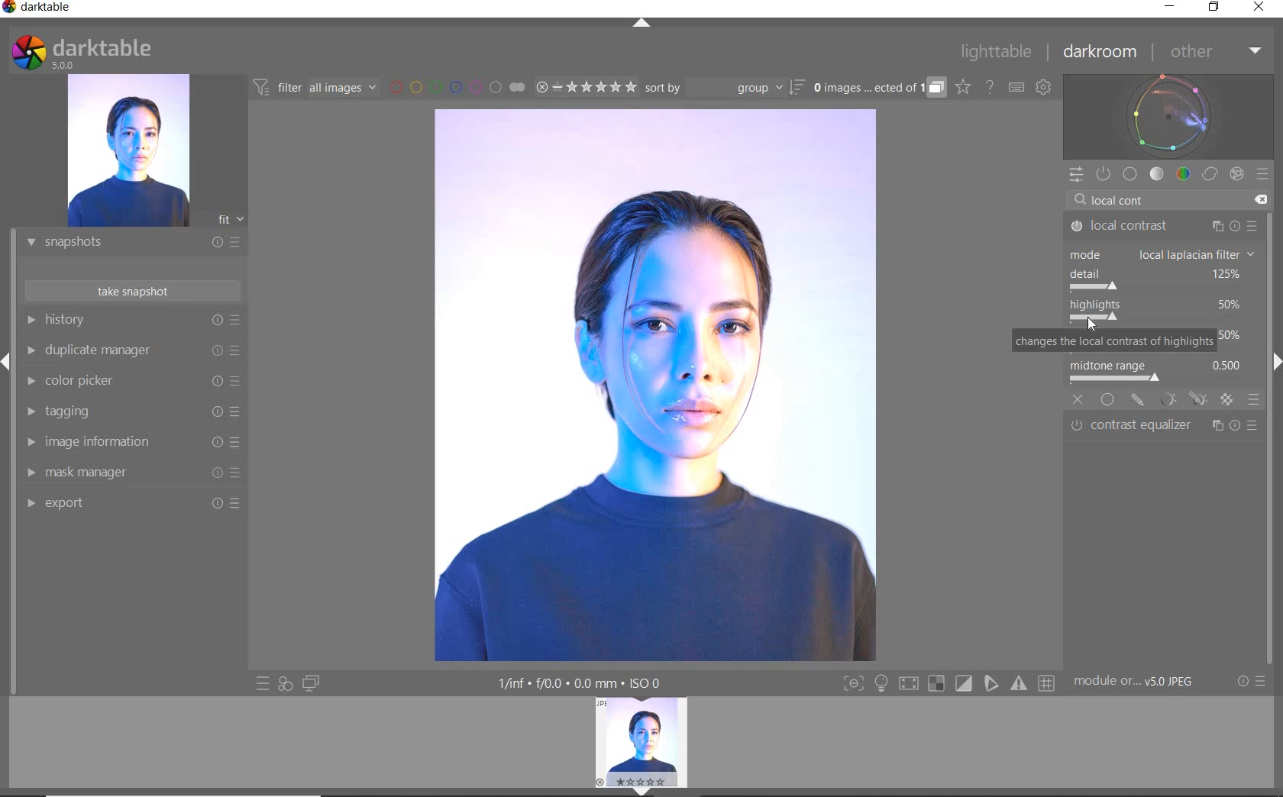 The image size is (1283, 797). Describe the element at coordinates (128, 502) in the screenshot. I see `EXPORT` at that location.